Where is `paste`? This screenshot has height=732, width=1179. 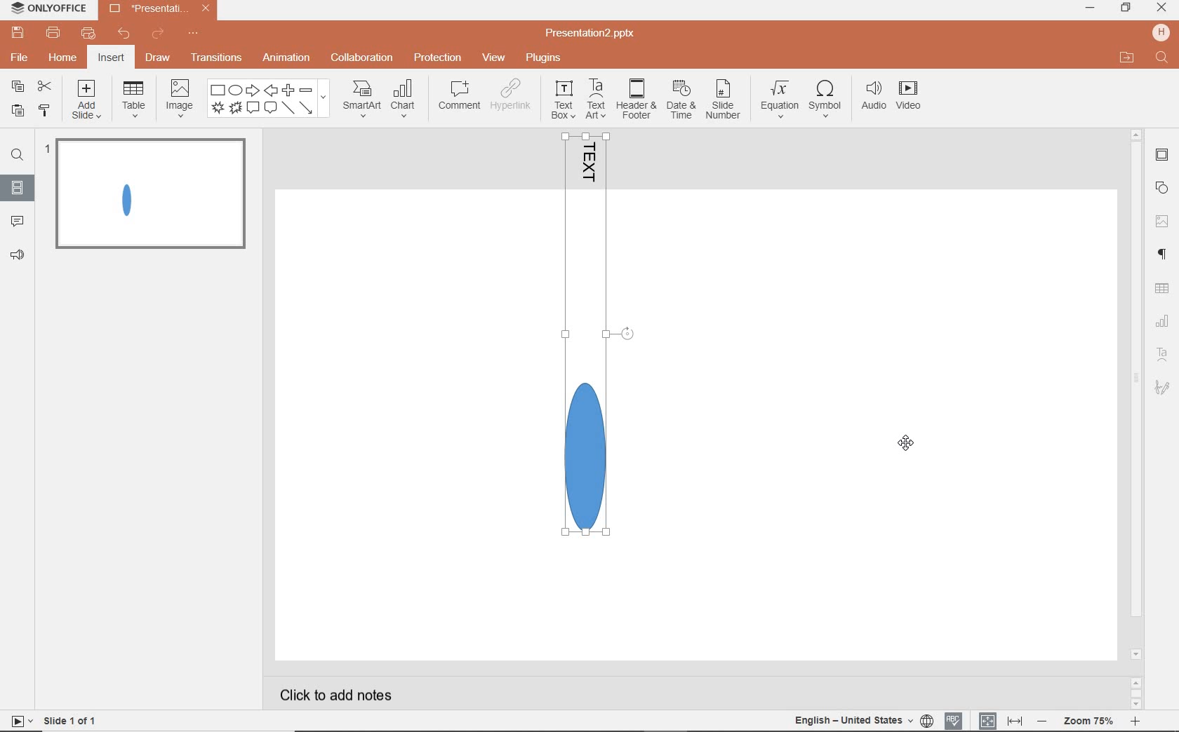
paste is located at coordinates (18, 112).